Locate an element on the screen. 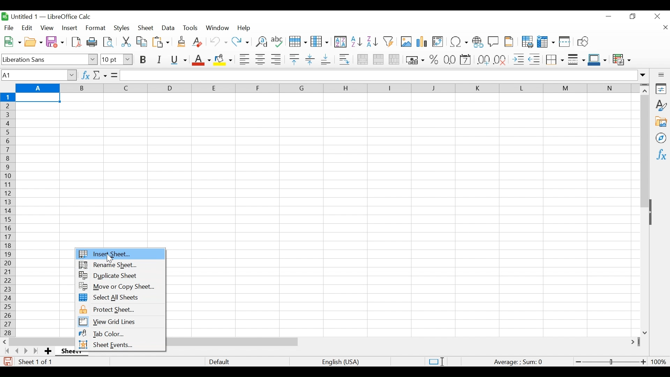  Move or copy Sheet is located at coordinates (120, 287).